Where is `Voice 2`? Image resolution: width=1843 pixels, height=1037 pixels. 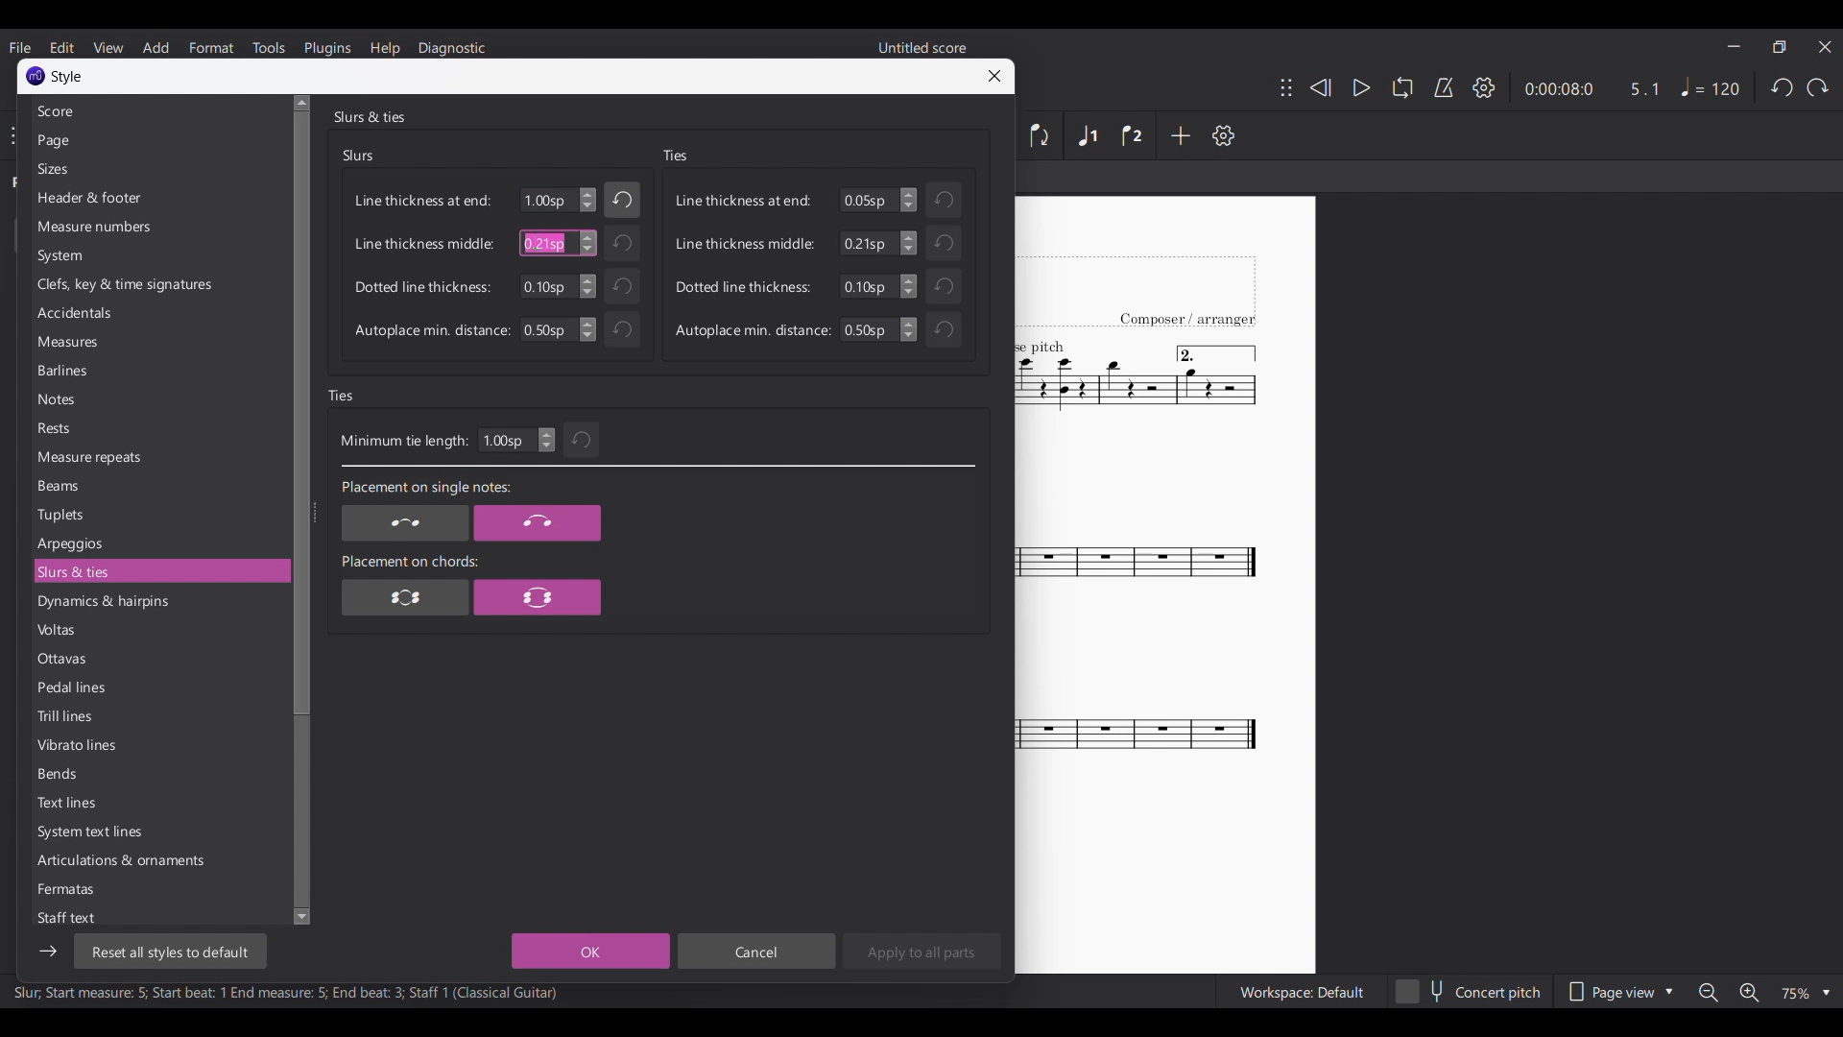 Voice 2 is located at coordinates (1132, 135).